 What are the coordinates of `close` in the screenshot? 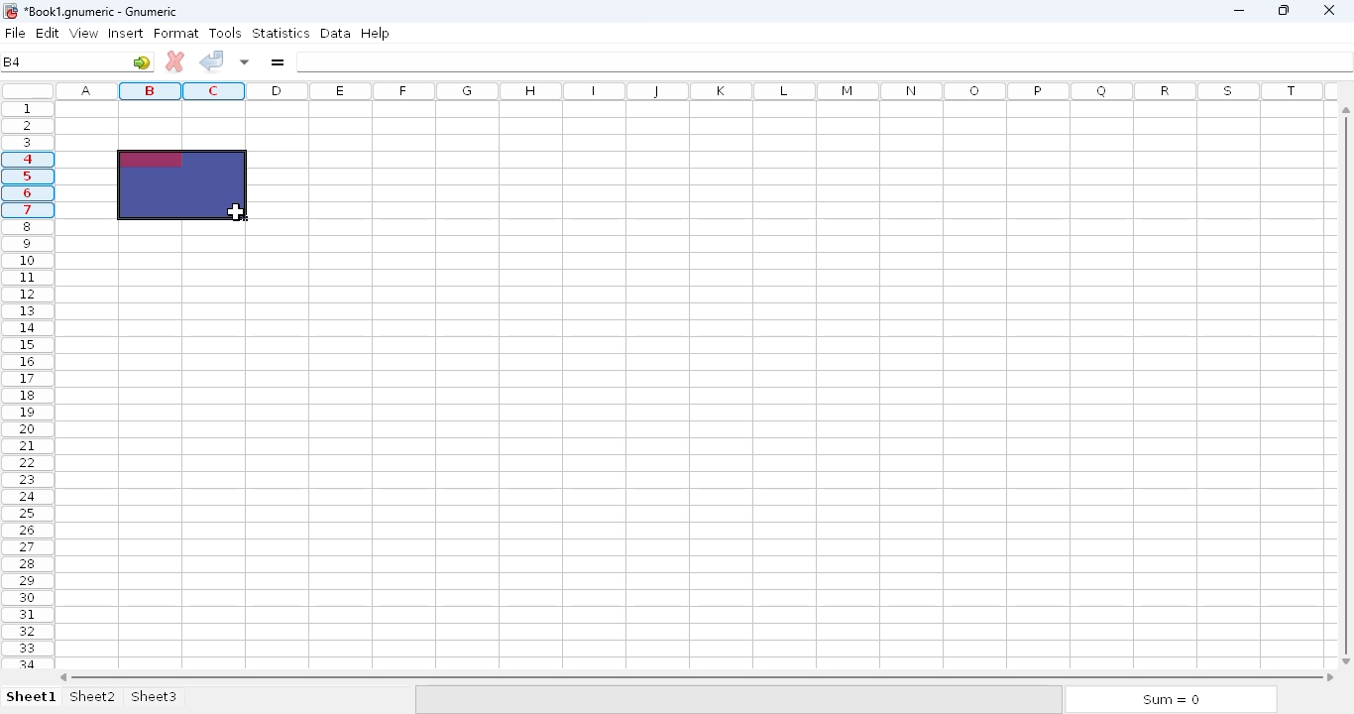 It's located at (1329, 17).